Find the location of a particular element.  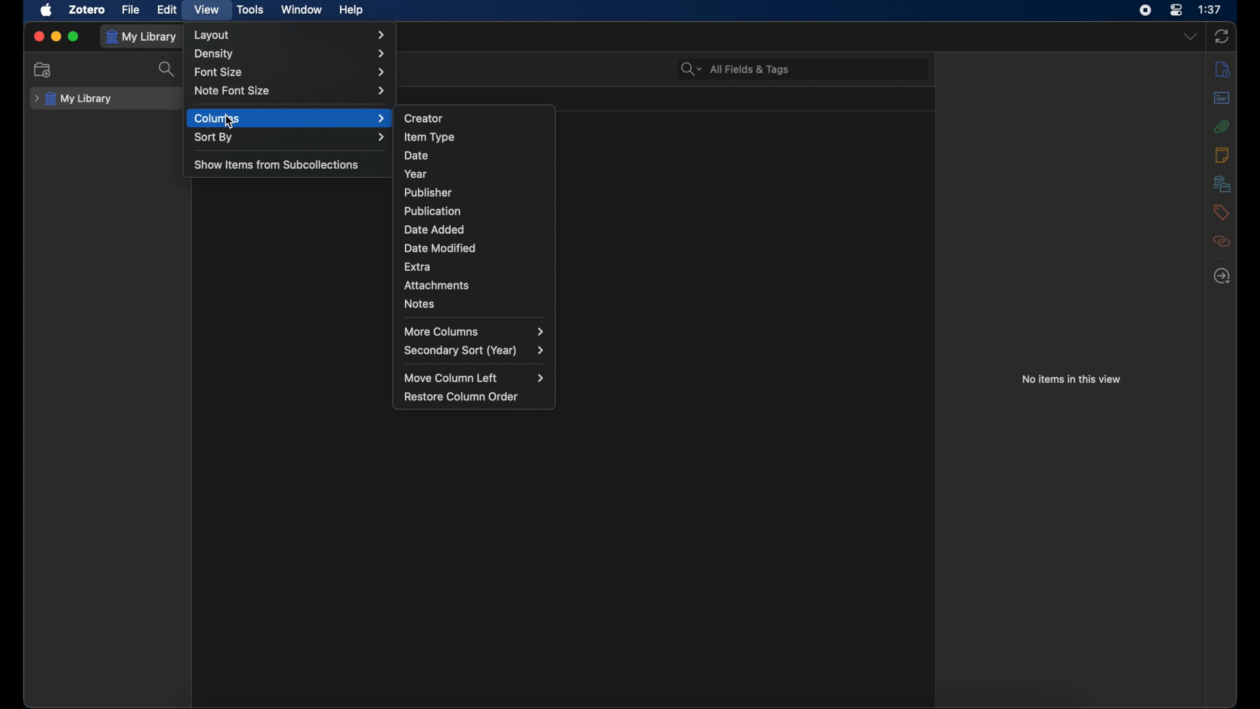

screen recorder is located at coordinates (1145, 10).